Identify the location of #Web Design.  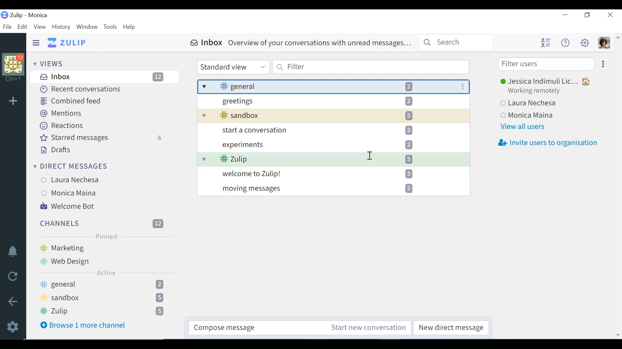
(65, 261).